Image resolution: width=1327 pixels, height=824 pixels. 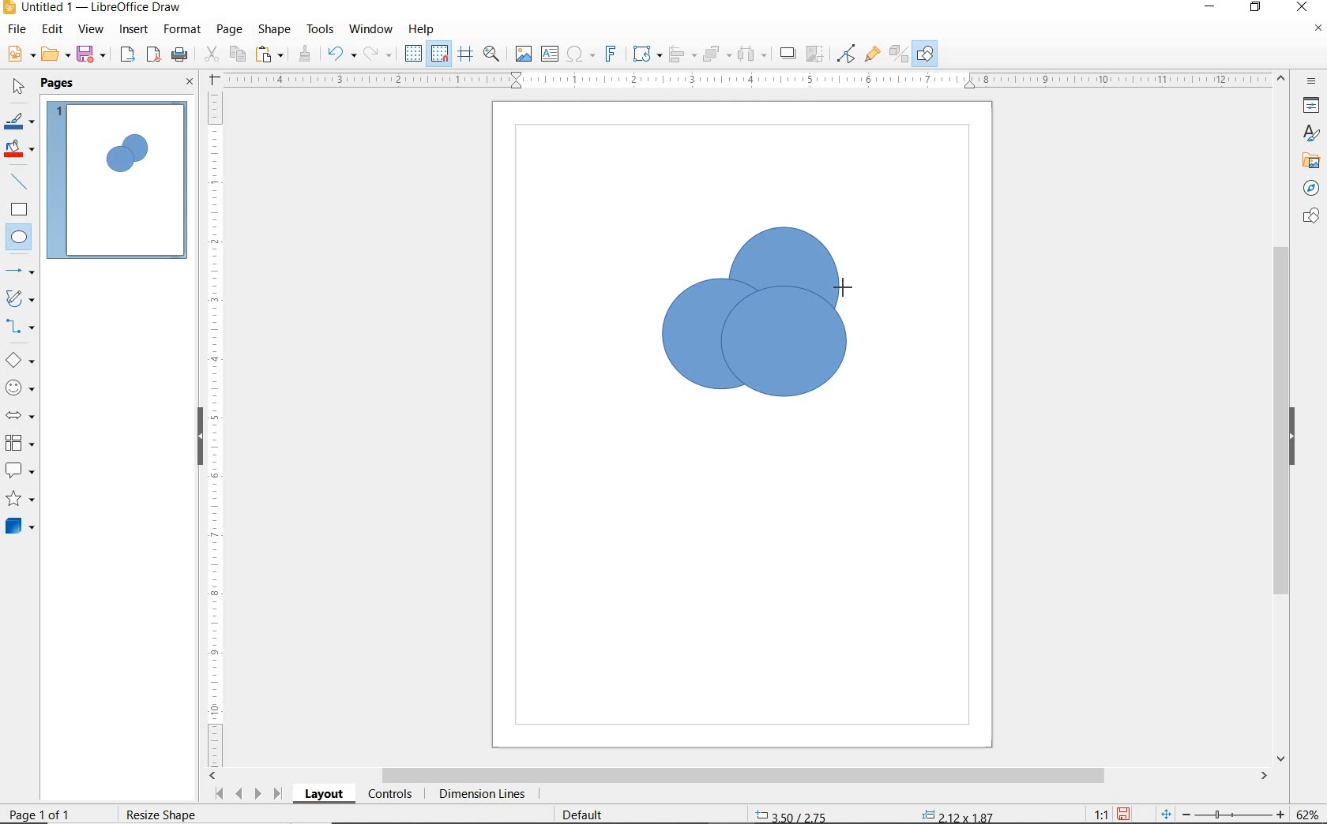 What do you see at coordinates (21, 362) in the screenshot?
I see `BASIC SHAPES` at bounding box center [21, 362].